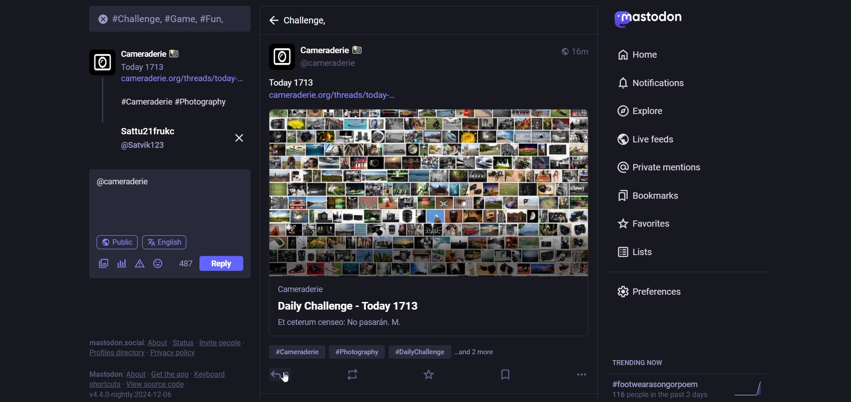  I want to click on explore, so click(642, 110).